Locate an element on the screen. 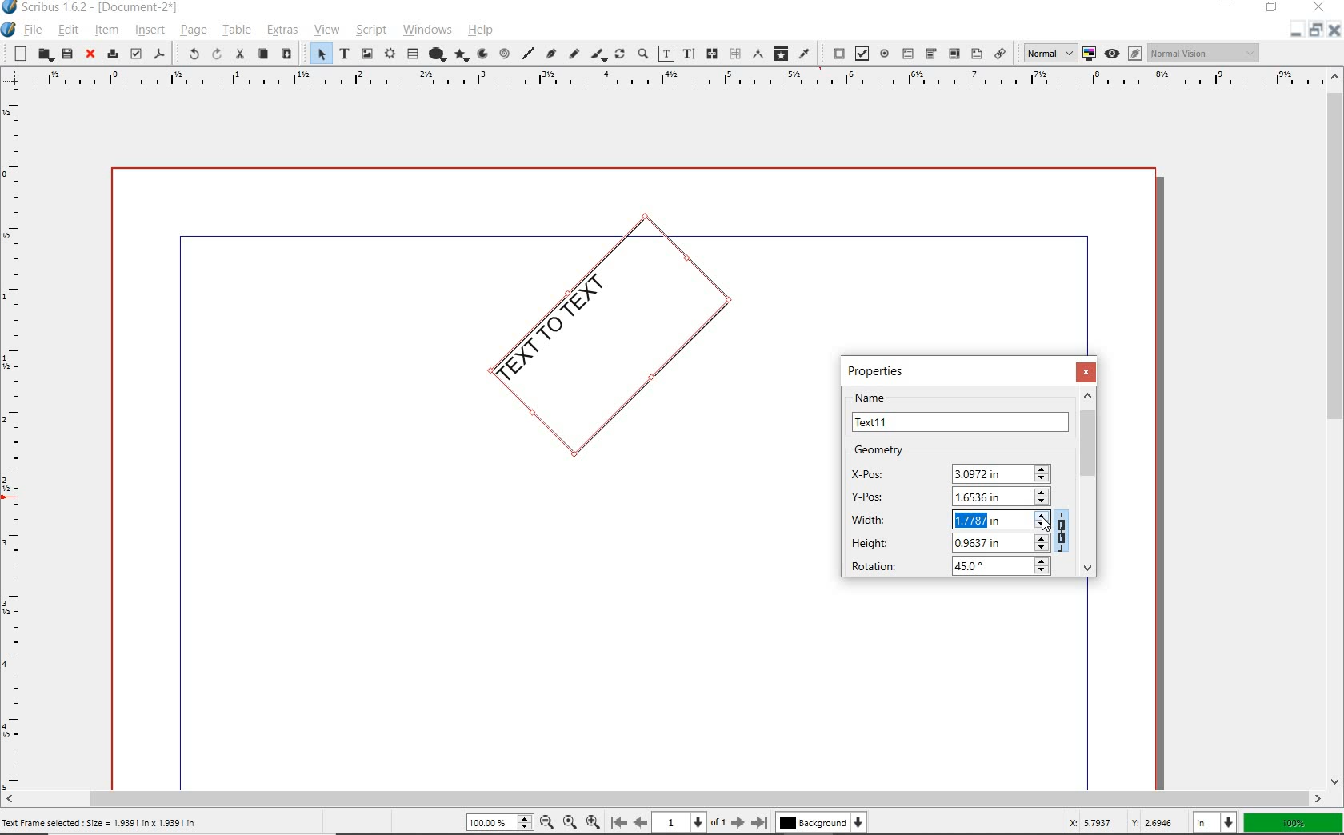  view is located at coordinates (327, 30).